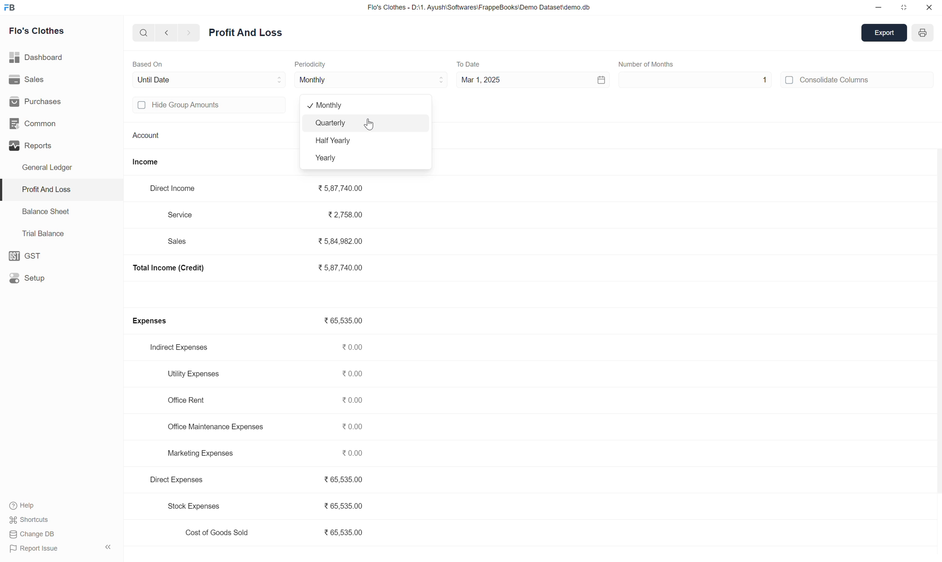  What do you see at coordinates (191, 33) in the screenshot?
I see `next` at bounding box center [191, 33].